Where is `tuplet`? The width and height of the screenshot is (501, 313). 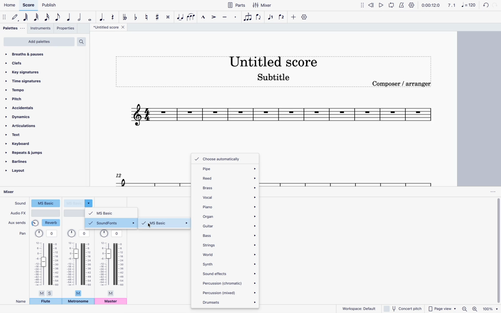 tuplet is located at coordinates (248, 17).